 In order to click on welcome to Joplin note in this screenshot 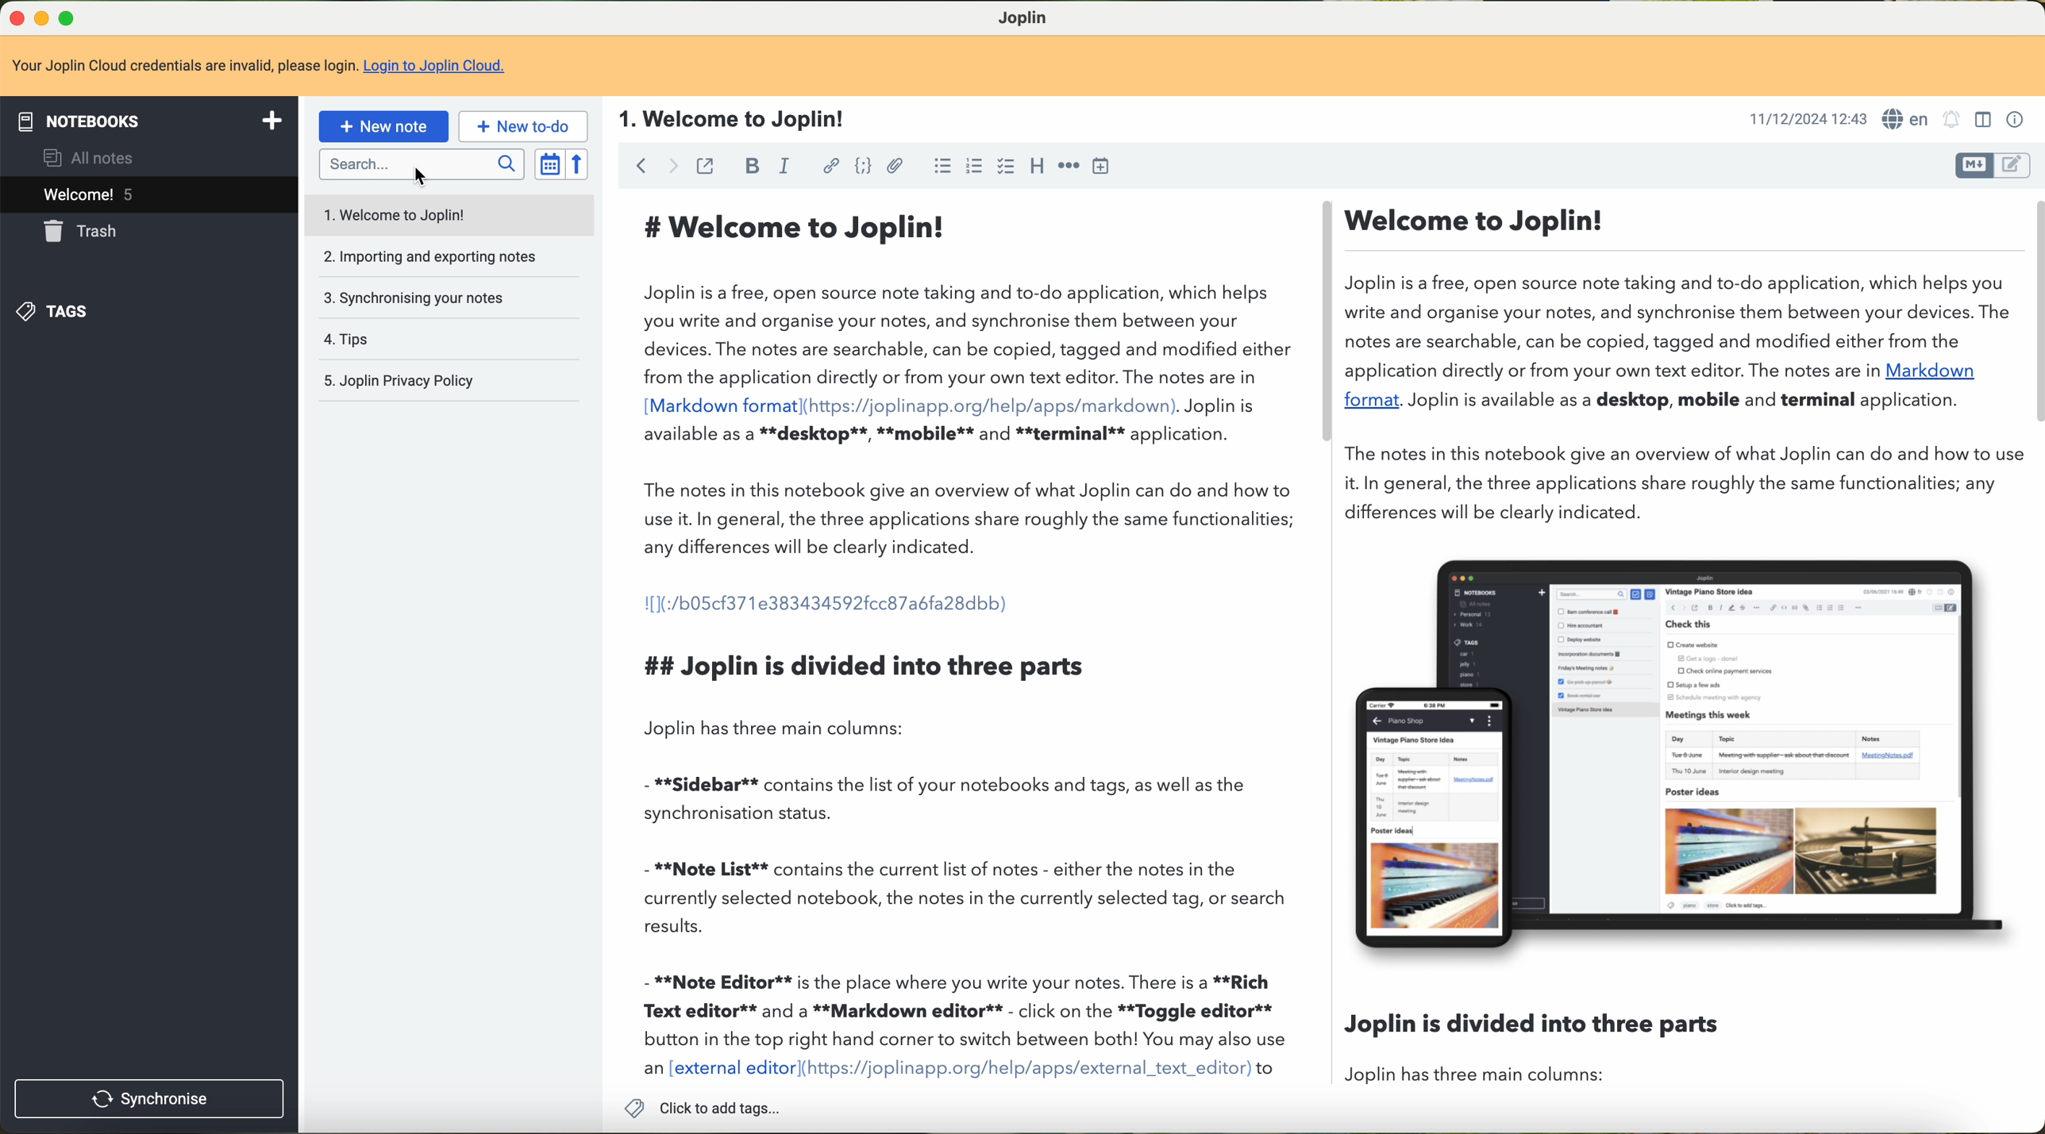, I will do `click(447, 216)`.